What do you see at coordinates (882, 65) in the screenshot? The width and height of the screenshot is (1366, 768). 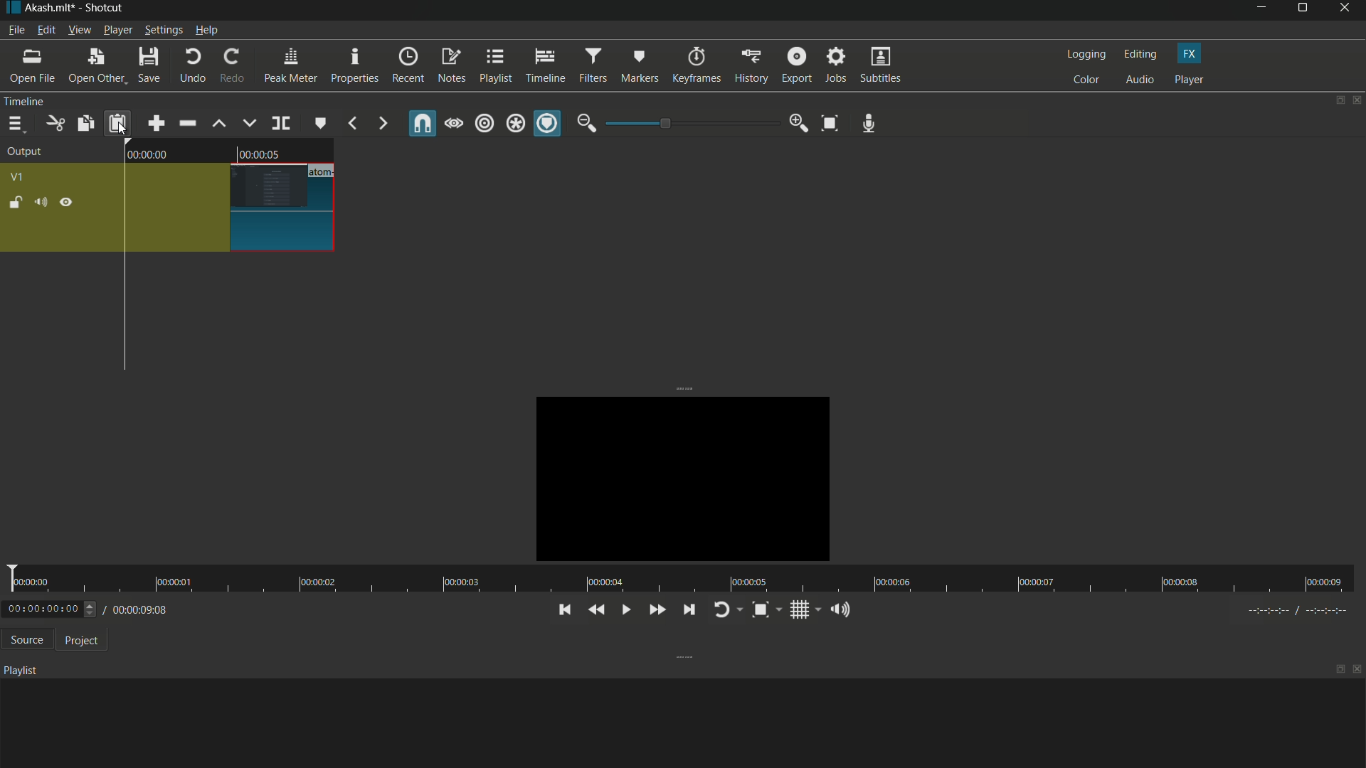 I see `subtitles` at bounding box center [882, 65].